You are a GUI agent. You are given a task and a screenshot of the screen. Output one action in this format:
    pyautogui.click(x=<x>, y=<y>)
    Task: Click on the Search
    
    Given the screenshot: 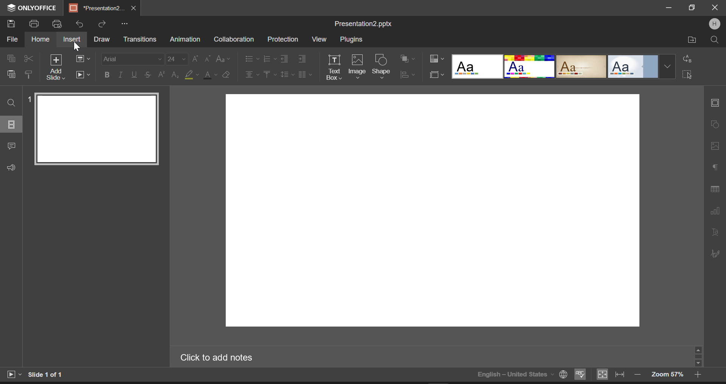 What is the action you would take?
    pyautogui.click(x=714, y=39)
    